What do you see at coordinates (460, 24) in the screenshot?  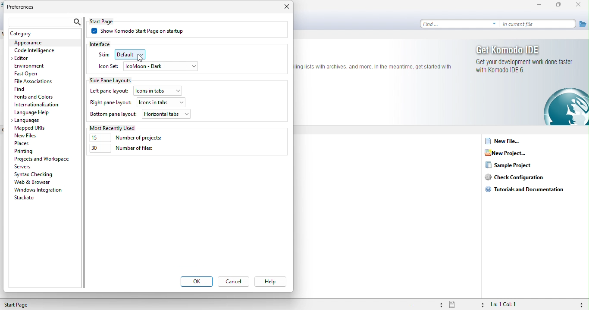 I see `find` at bounding box center [460, 24].